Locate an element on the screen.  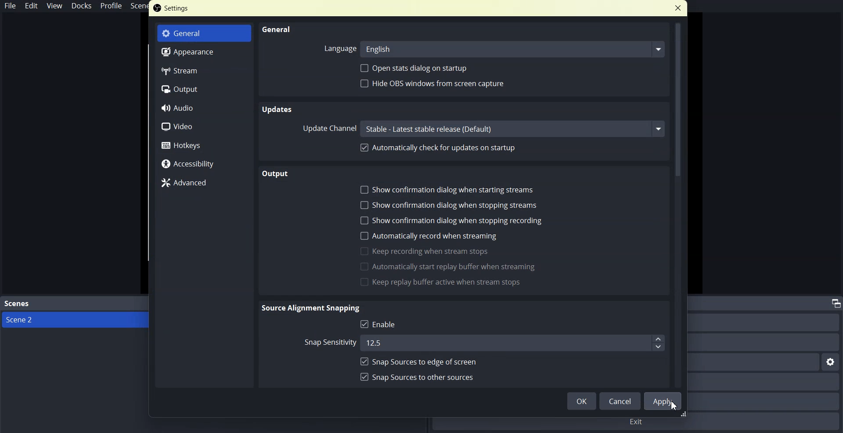
english is located at coordinates (513, 48).